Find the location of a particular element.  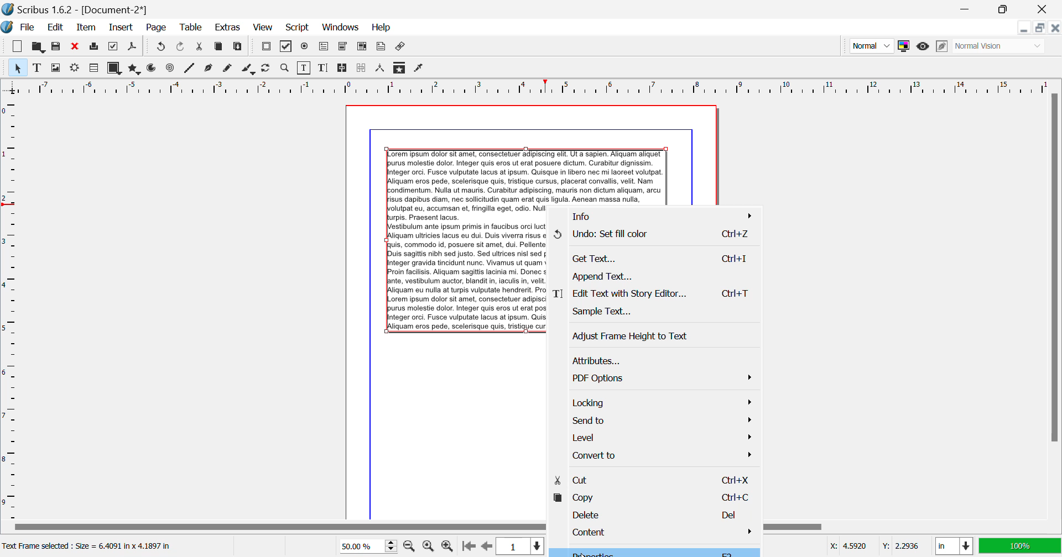

Preview Mode is located at coordinates (871, 45).